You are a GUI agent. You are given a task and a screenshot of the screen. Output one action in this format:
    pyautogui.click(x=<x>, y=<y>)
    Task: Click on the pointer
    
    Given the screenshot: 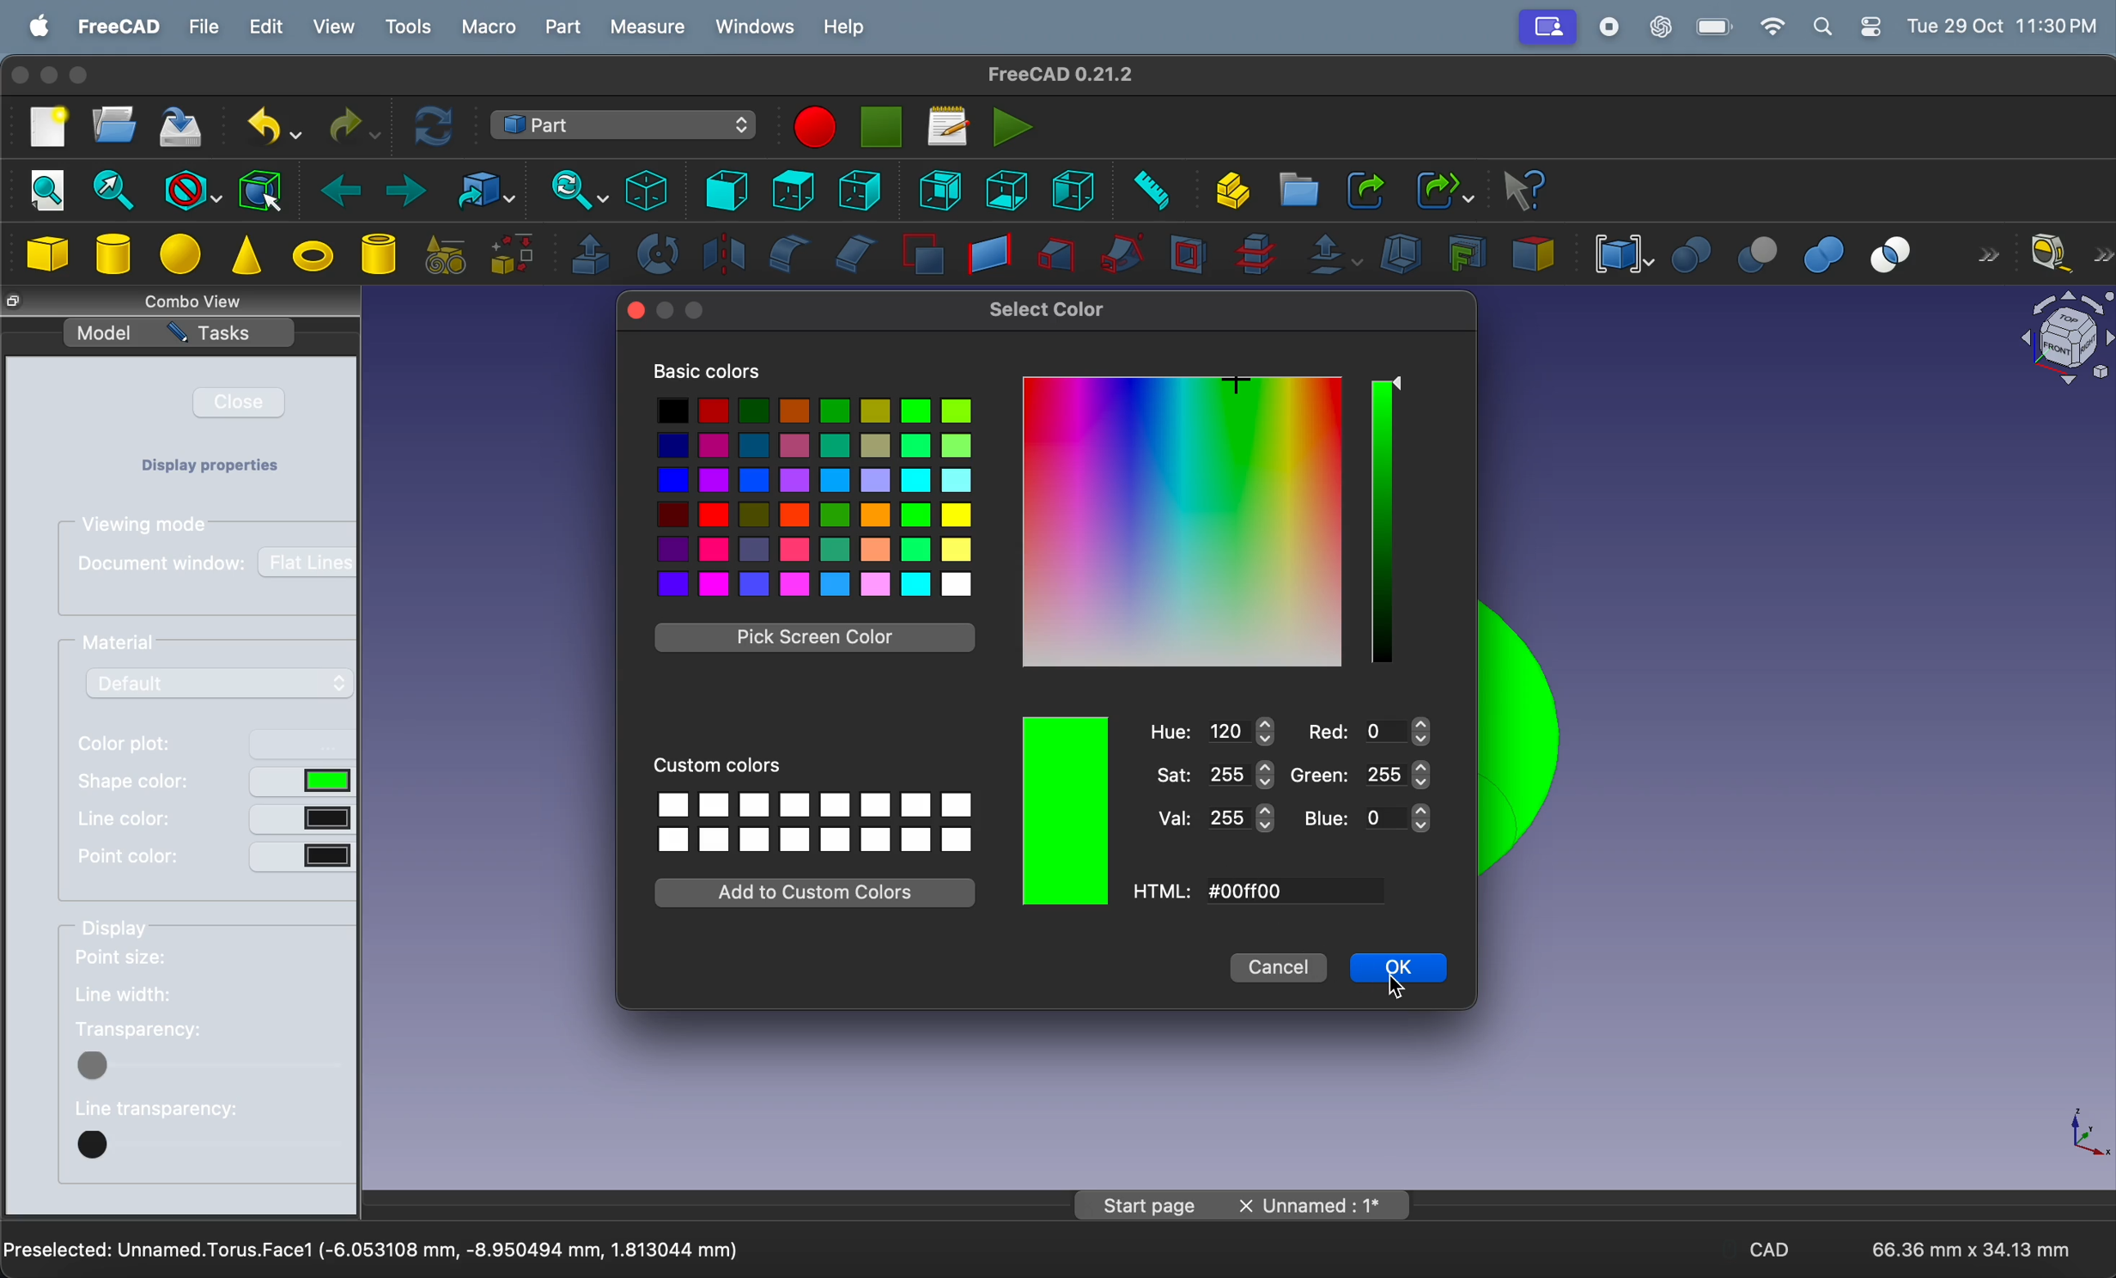 What is the action you would take?
    pyautogui.click(x=1233, y=388)
    